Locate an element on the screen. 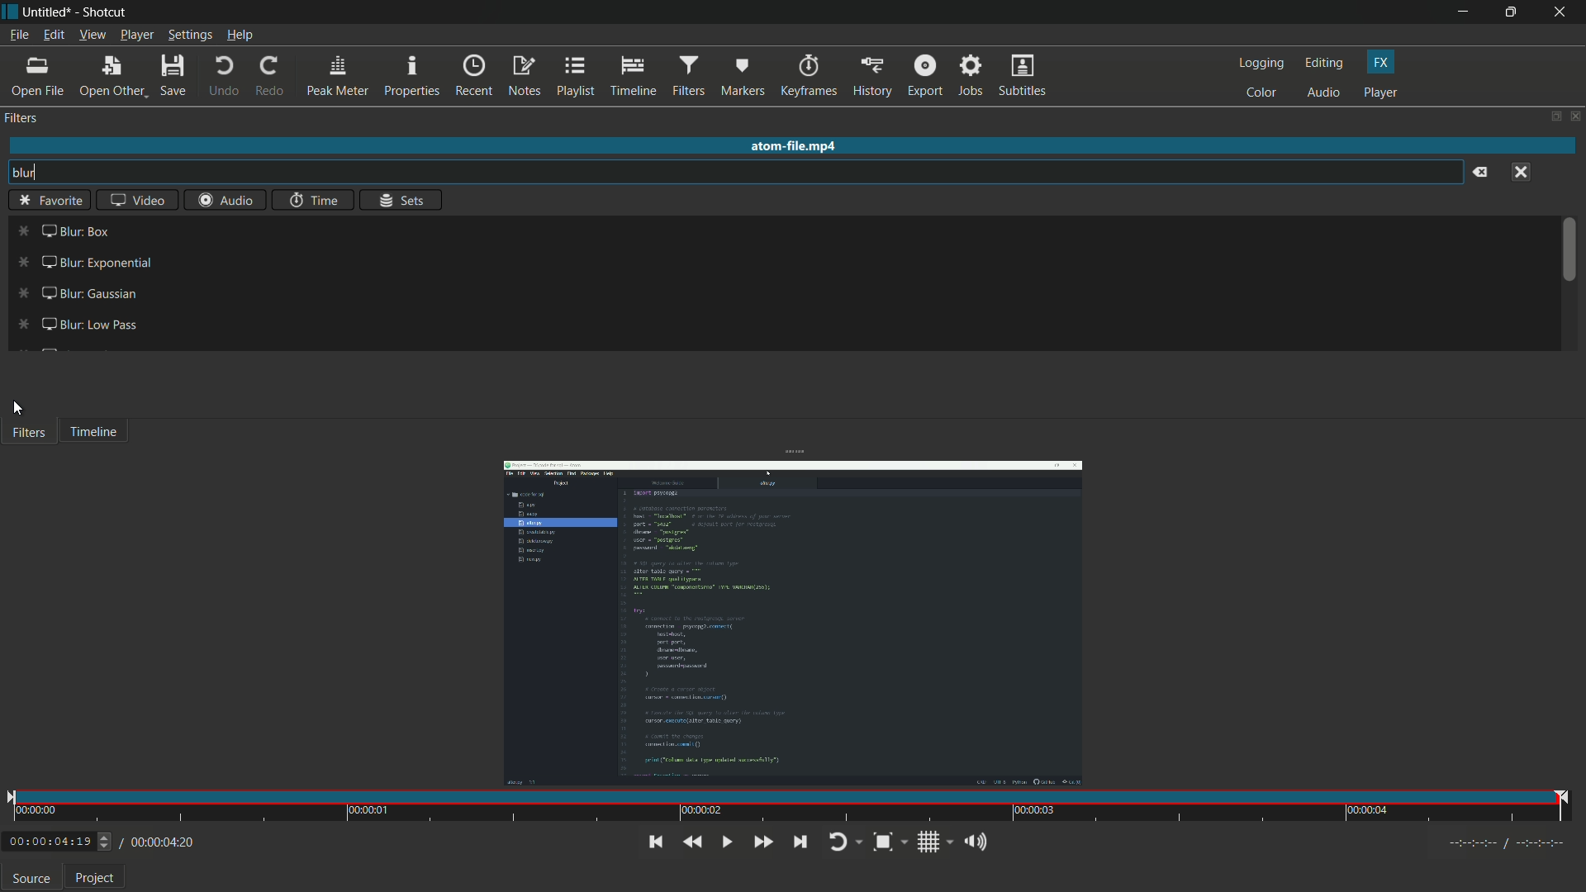 Image resolution: width=1586 pixels, height=892 pixels. logging is located at coordinates (1261, 63).